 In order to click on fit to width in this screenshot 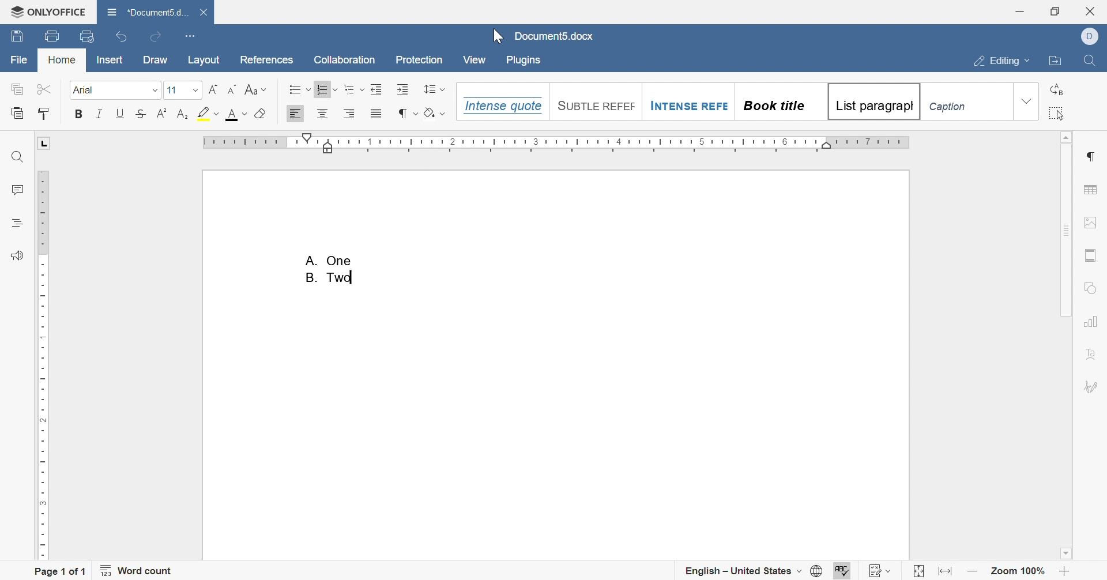, I will do `click(947, 572)`.